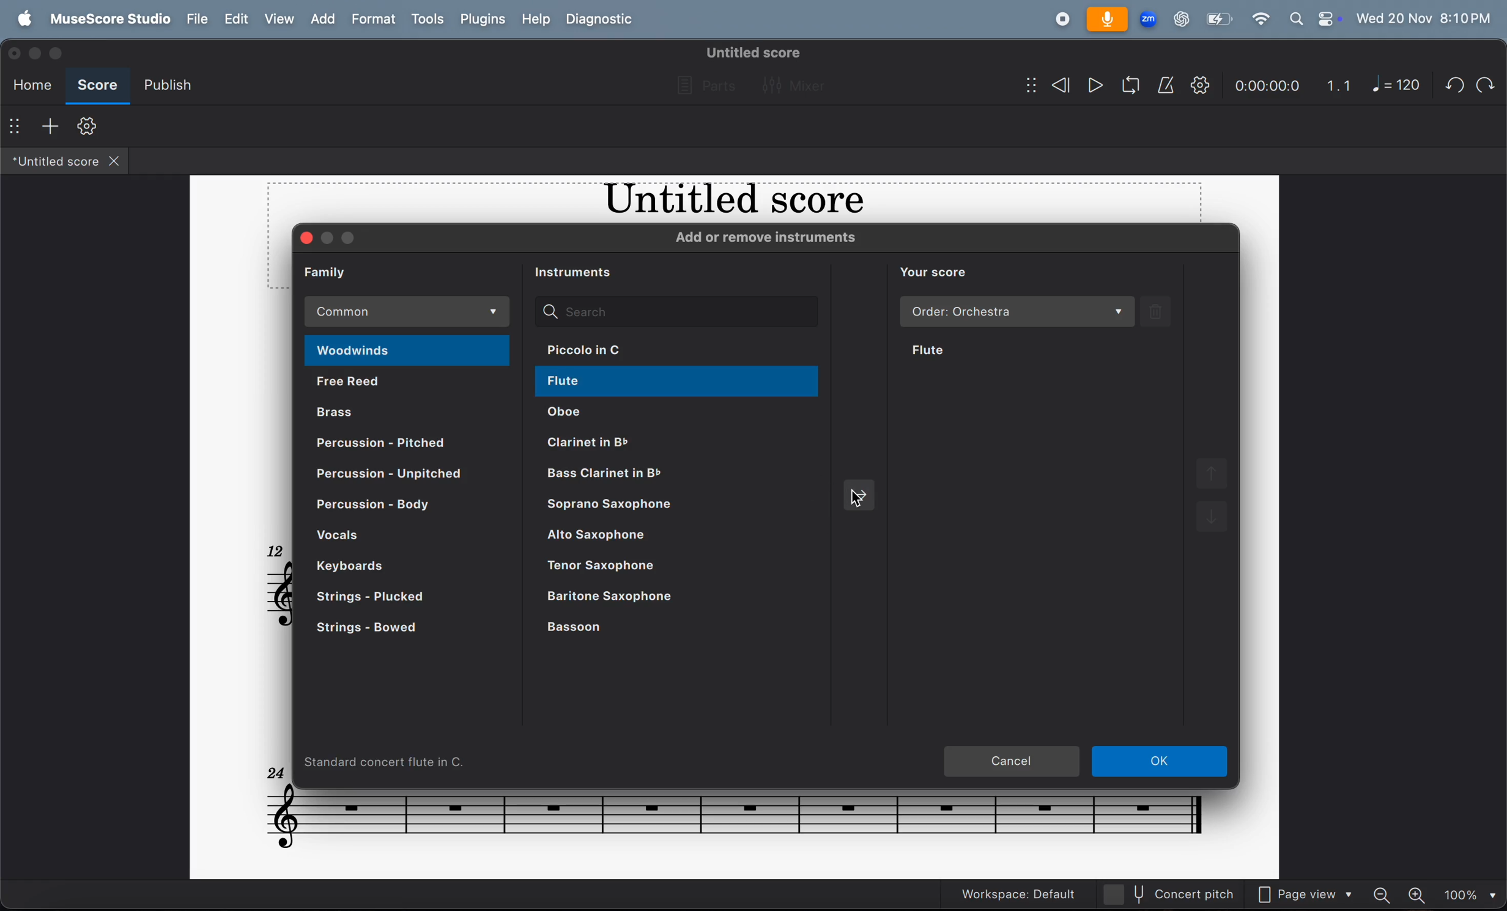 The height and width of the screenshot is (911, 1507). What do you see at coordinates (100, 83) in the screenshot?
I see `score` at bounding box center [100, 83].